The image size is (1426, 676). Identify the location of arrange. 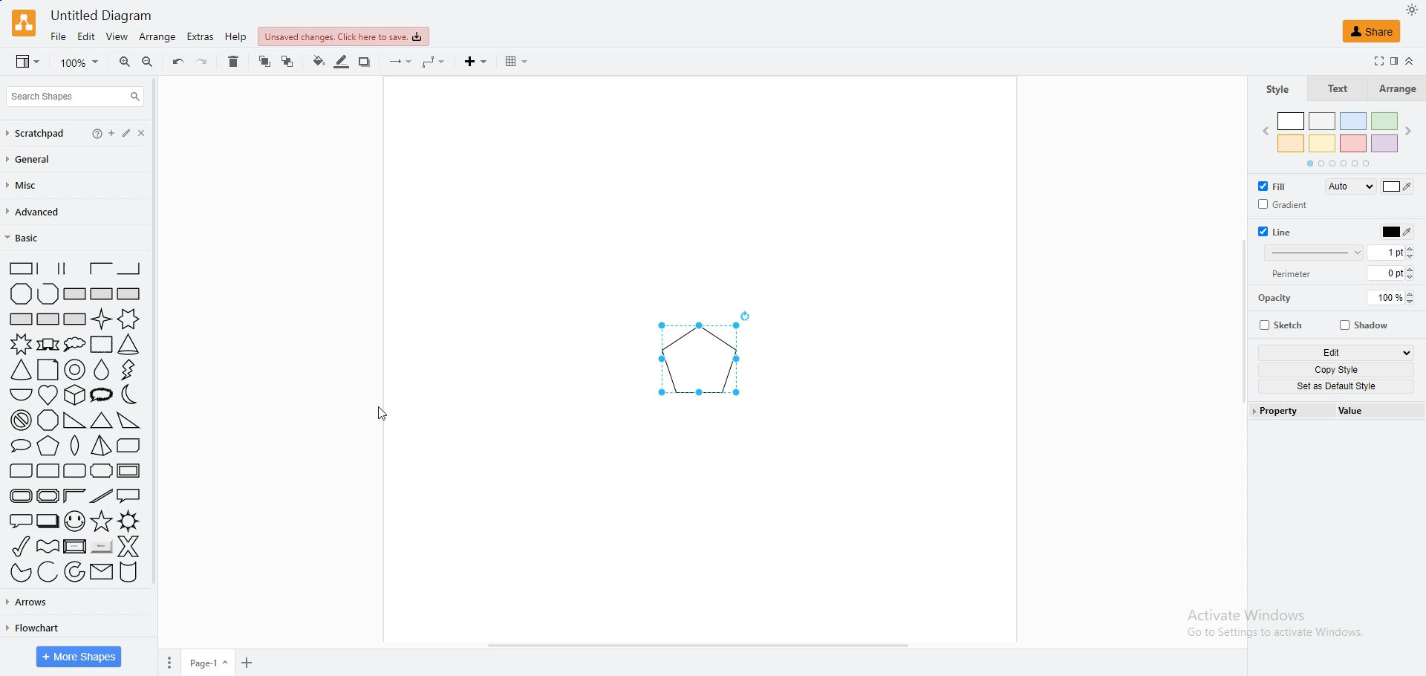
(158, 37).